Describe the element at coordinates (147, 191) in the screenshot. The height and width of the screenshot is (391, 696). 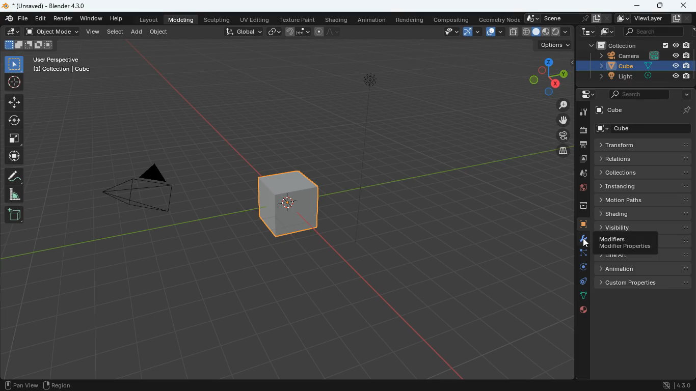
I see `camera` at that location.